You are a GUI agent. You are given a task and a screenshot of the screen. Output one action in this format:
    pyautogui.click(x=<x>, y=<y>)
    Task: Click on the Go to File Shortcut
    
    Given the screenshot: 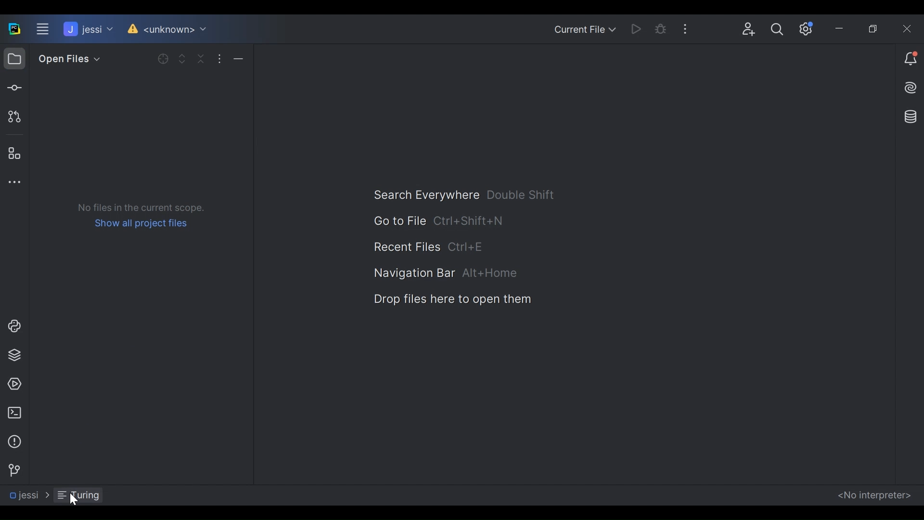 What is the action you would take?
    pyautogui.click(x=436, y=221)
    